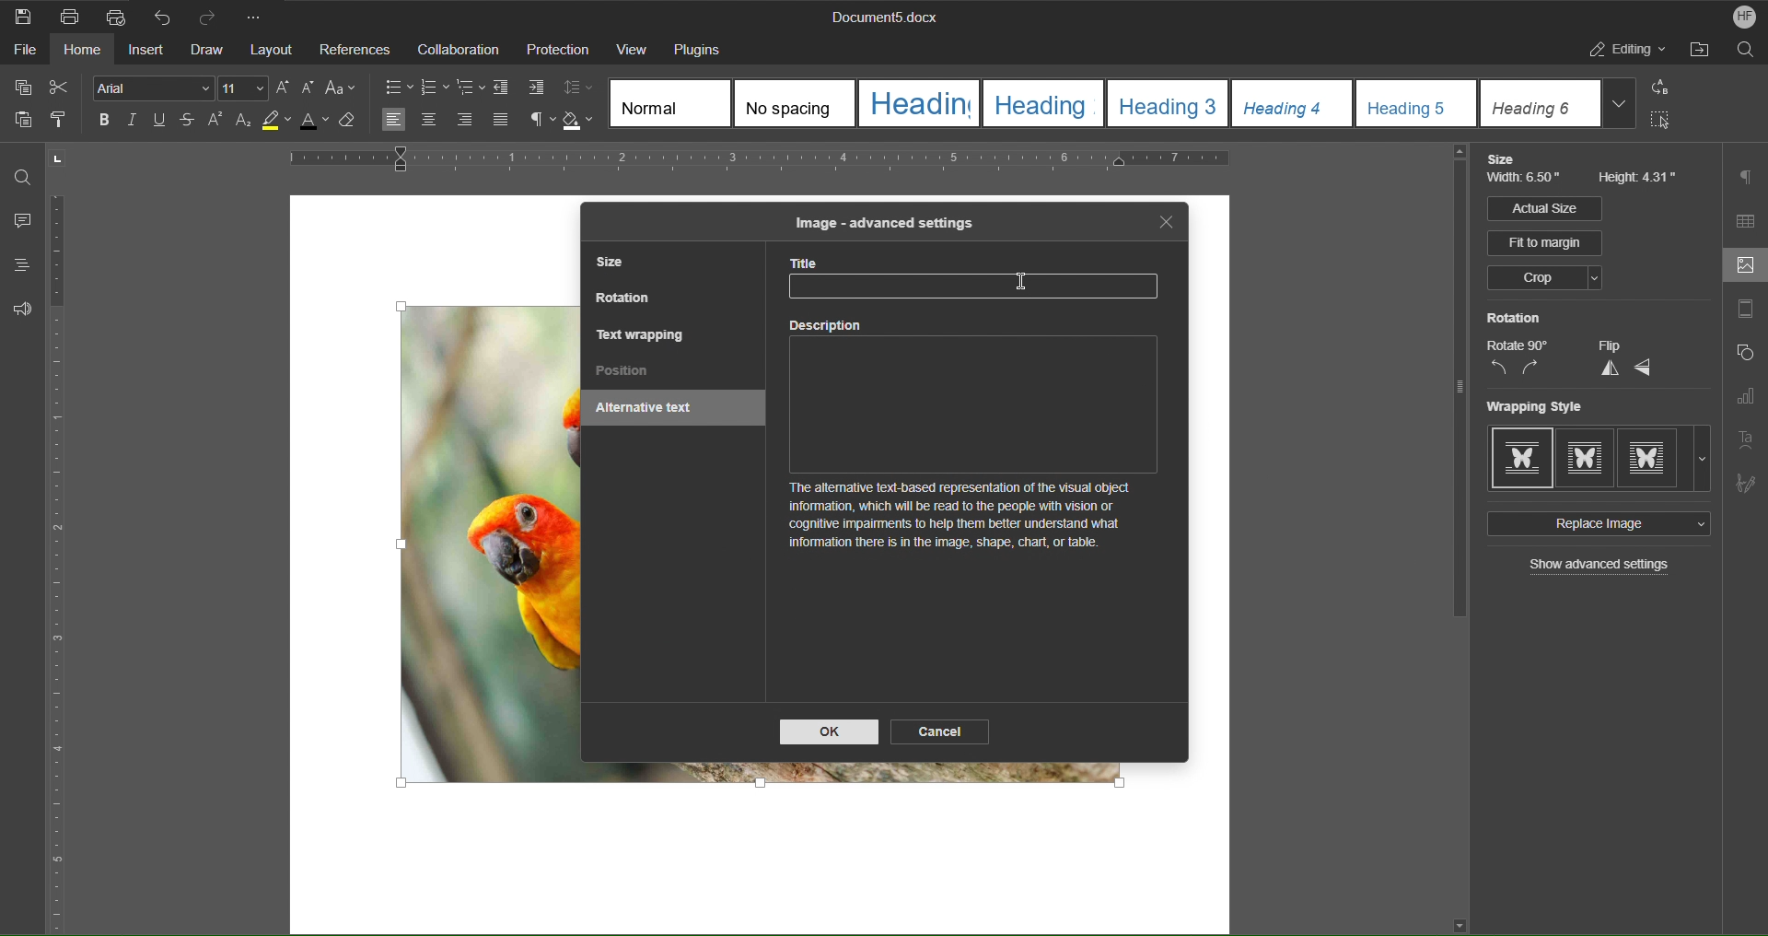 The height and width of the screenshot is (936, 1768). Describe the element at coordinates (1748, 439) in the screenshot. I see `Text Art` at that location.